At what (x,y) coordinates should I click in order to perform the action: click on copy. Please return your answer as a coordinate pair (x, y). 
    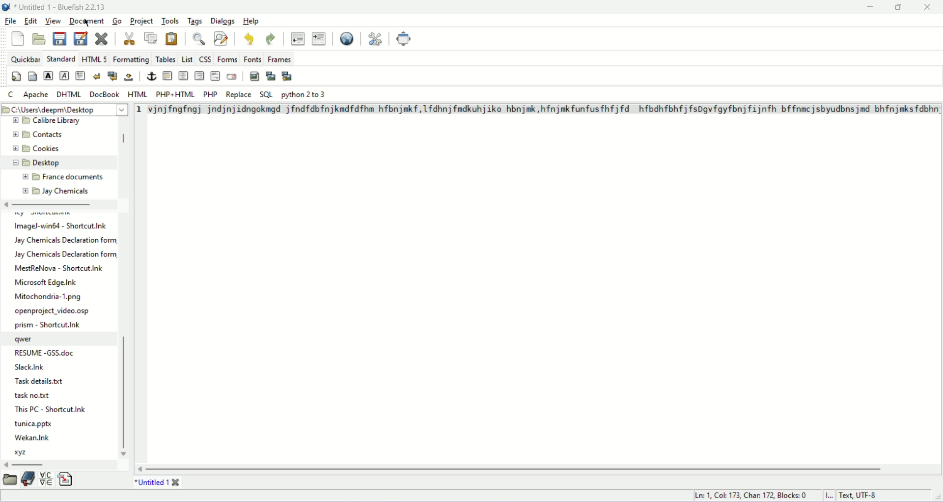
    Looking at the image, I should click on (151, 38).